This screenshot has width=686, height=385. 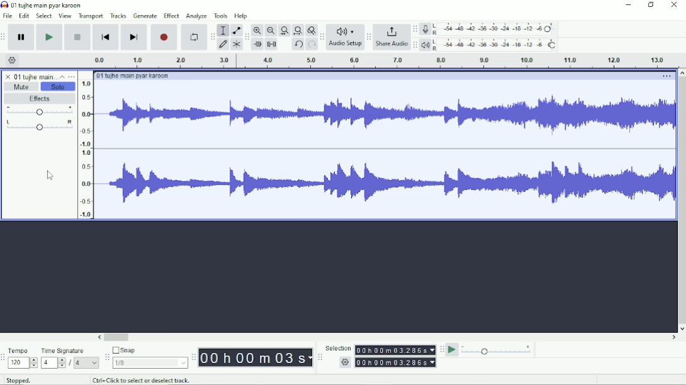 I want to click on 01 Tujhe main pyar karoon, so click(x=43, y=4).